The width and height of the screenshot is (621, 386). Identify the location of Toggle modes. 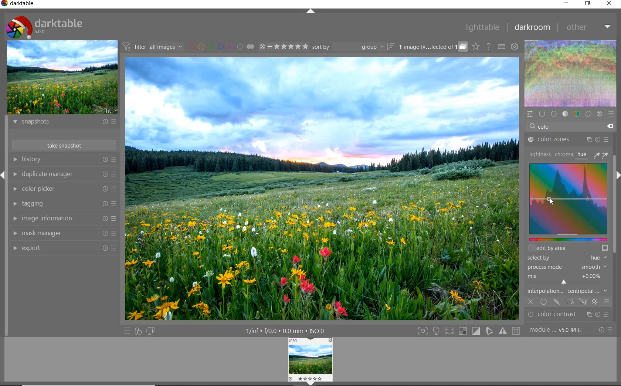
(469, 331).